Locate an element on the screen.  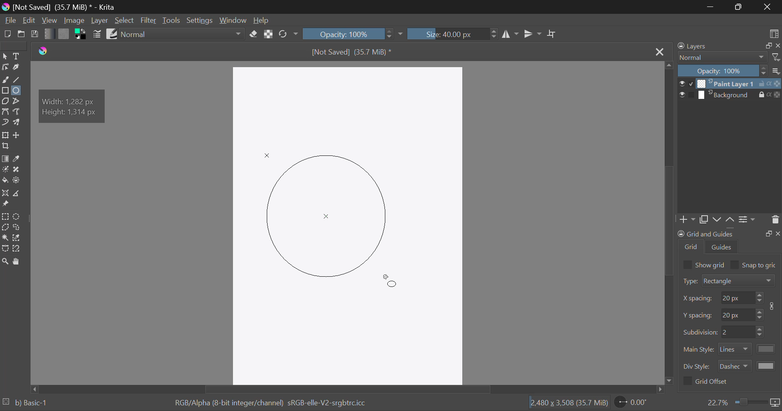
MOUSE_UP Cursor Position is located at coordinates (394, 284).